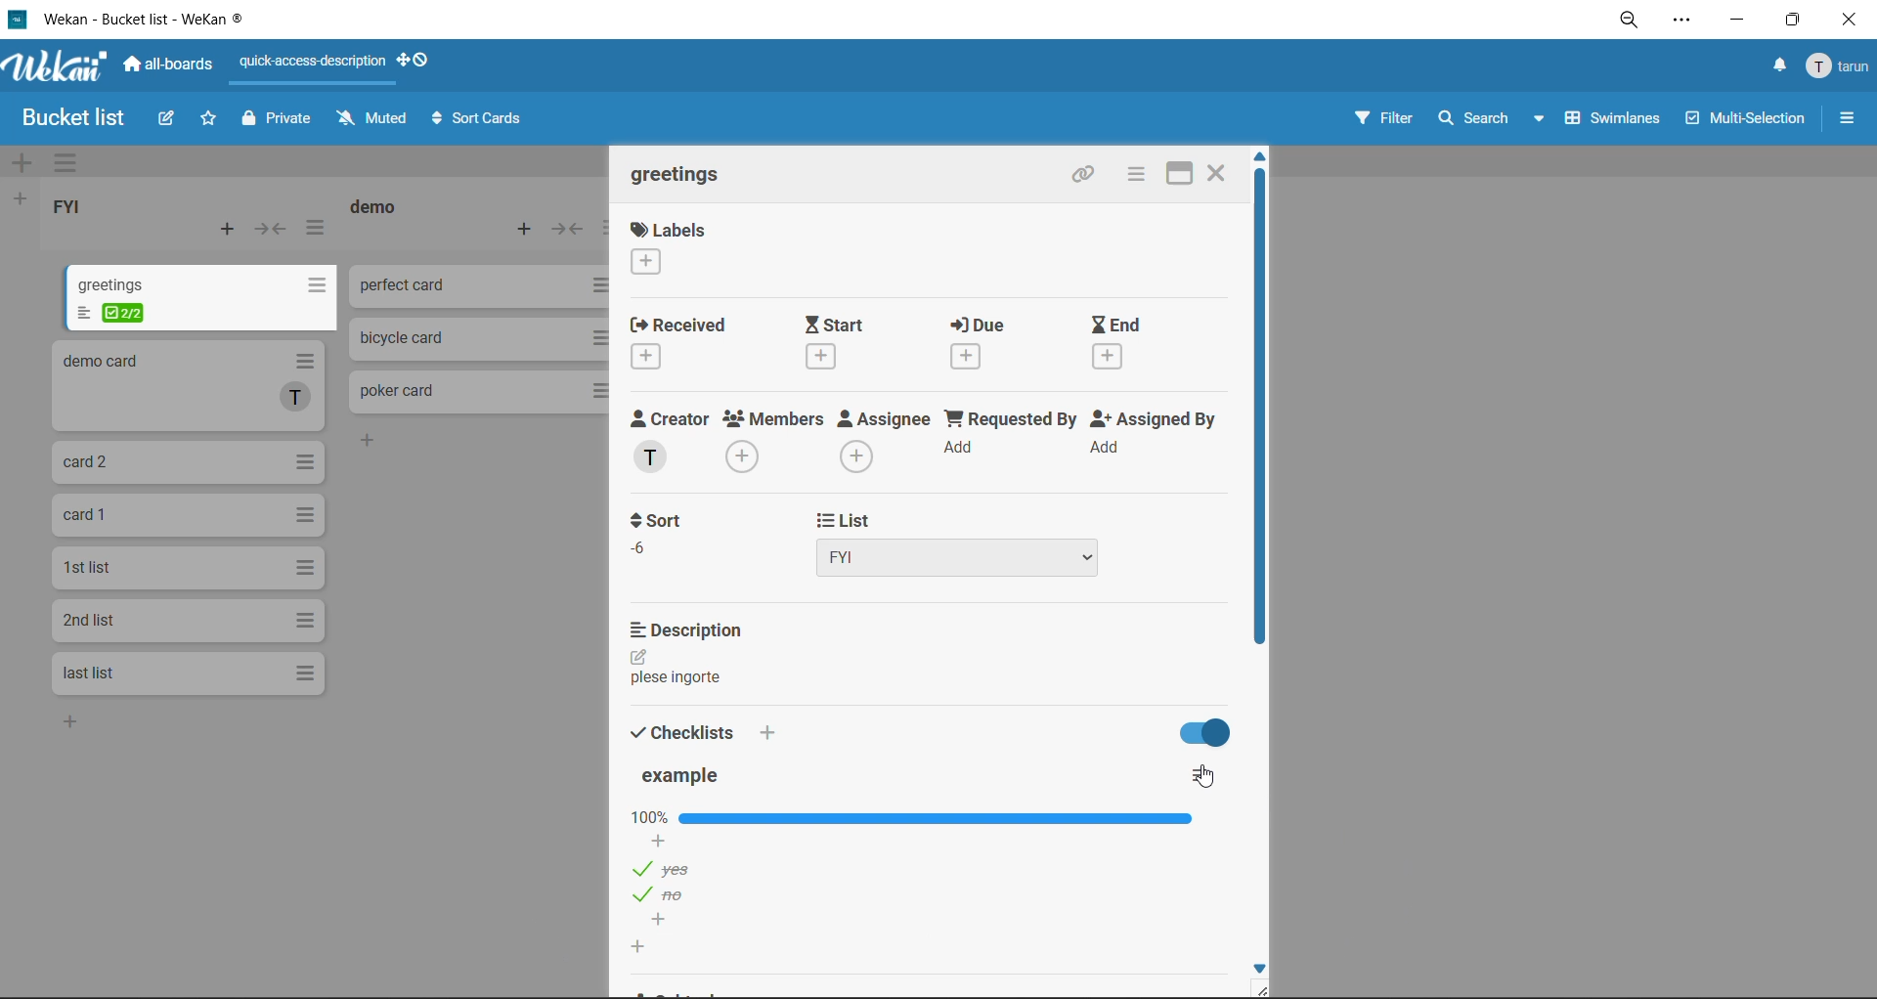 The height and width of the screenshot is (999, 1877). What do you see at coordinates (888, 442) in the screenshot?
I see `assignee` at bounding box center [888, 442].